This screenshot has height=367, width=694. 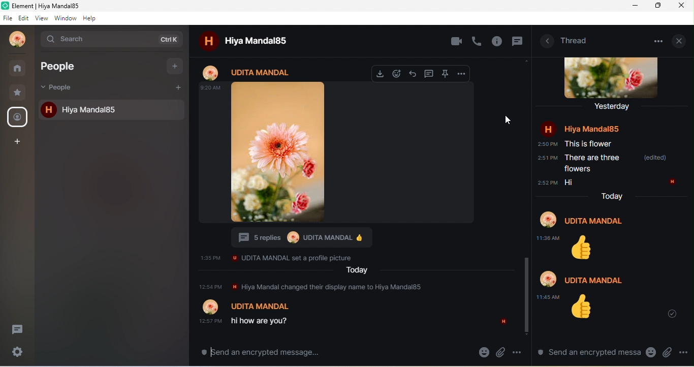 I want to click on 9:20 AM, so click(x=210, y=88).